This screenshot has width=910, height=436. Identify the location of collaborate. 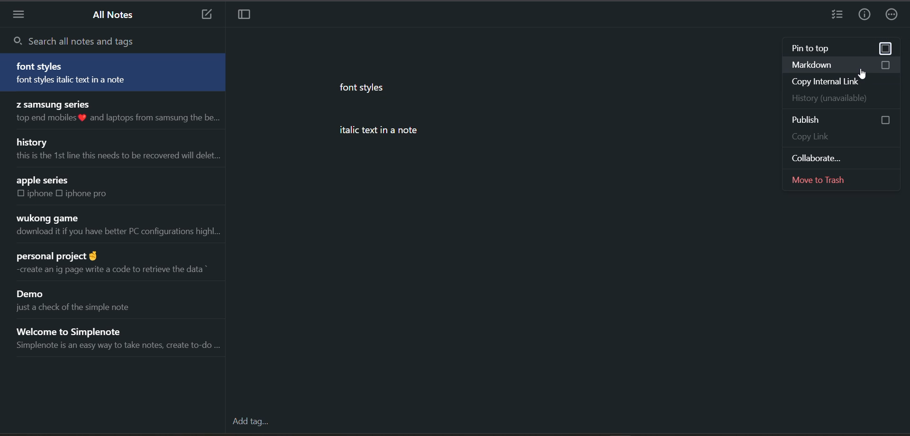
(843, 157).